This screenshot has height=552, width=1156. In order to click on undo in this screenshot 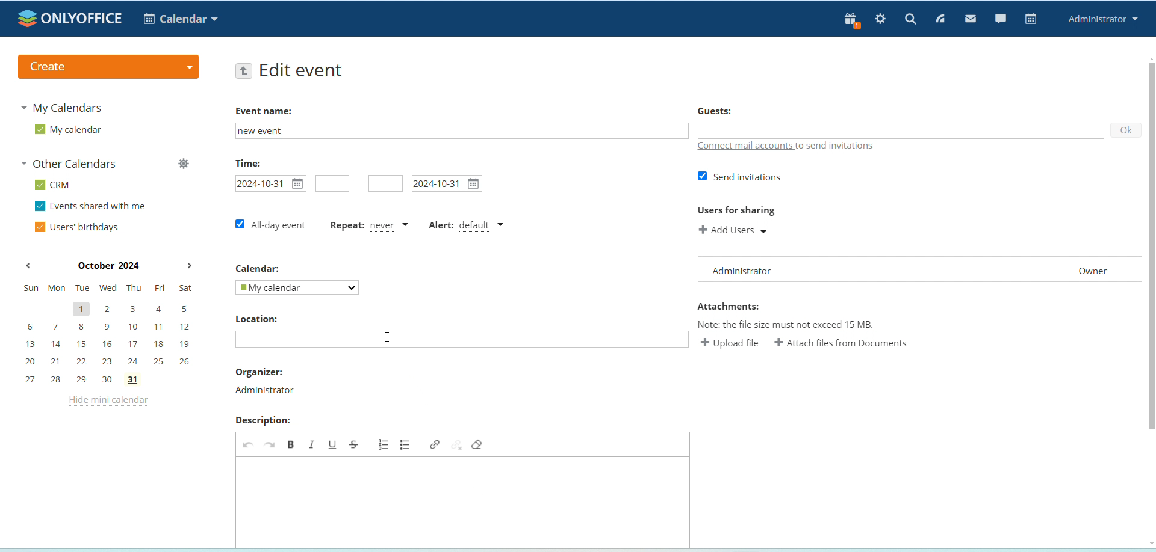, I will do `click(247, 444)`.